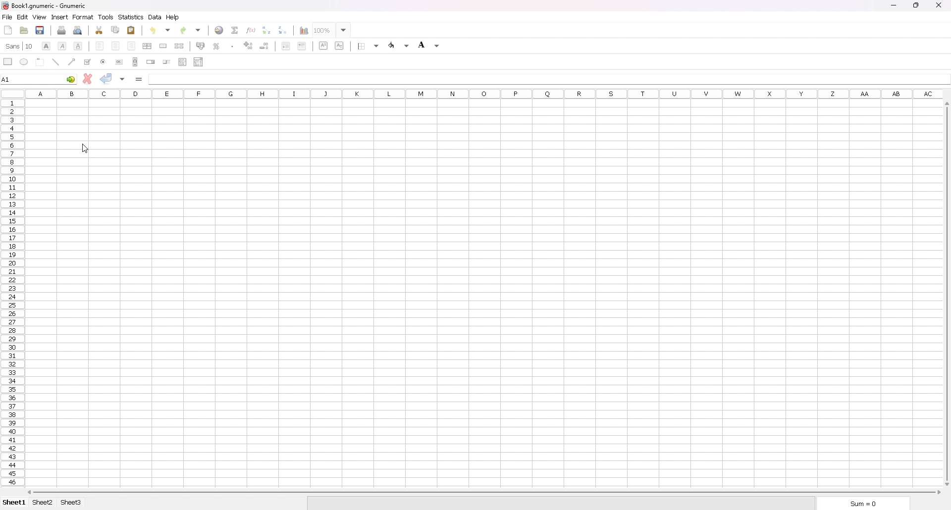 This screenshot has width=951, height=510. Describe the element at coordinates (8, 62) in the screenshot. I see `rectangle` at that location.